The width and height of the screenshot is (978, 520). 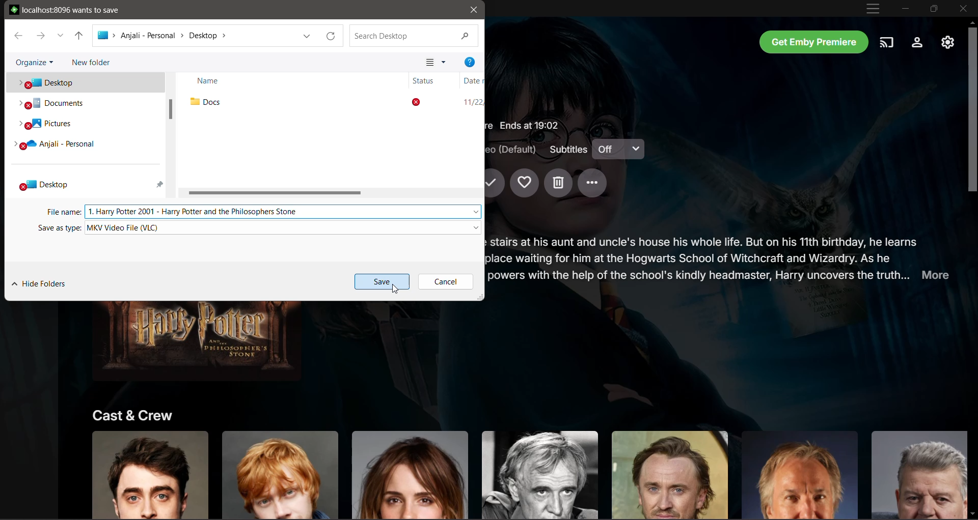 I want to click on Status of folder, so click(x=417, y=102).